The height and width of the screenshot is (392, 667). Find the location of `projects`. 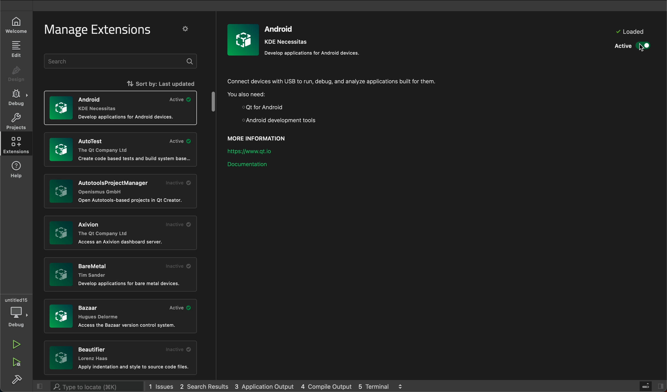

projects is located at coordinates (16, 121).